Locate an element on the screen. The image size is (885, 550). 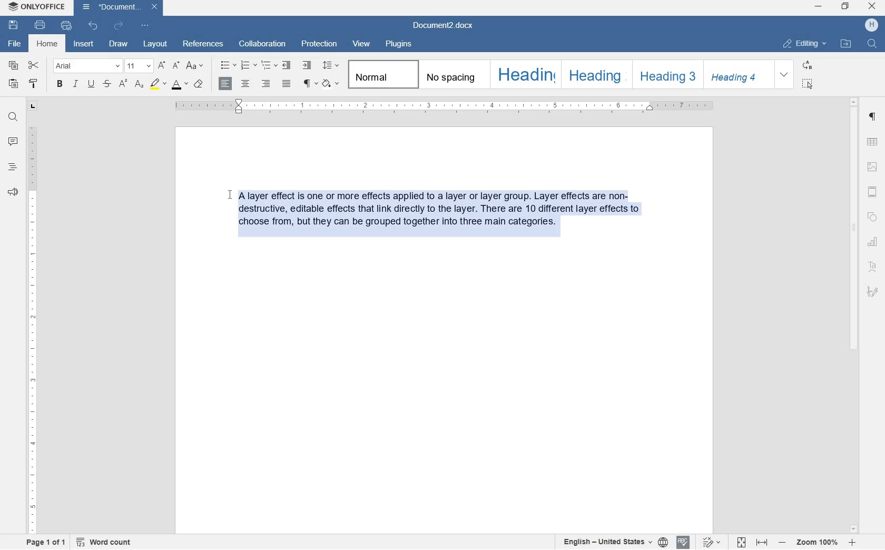
shading  is located at coordinates (330, 84).